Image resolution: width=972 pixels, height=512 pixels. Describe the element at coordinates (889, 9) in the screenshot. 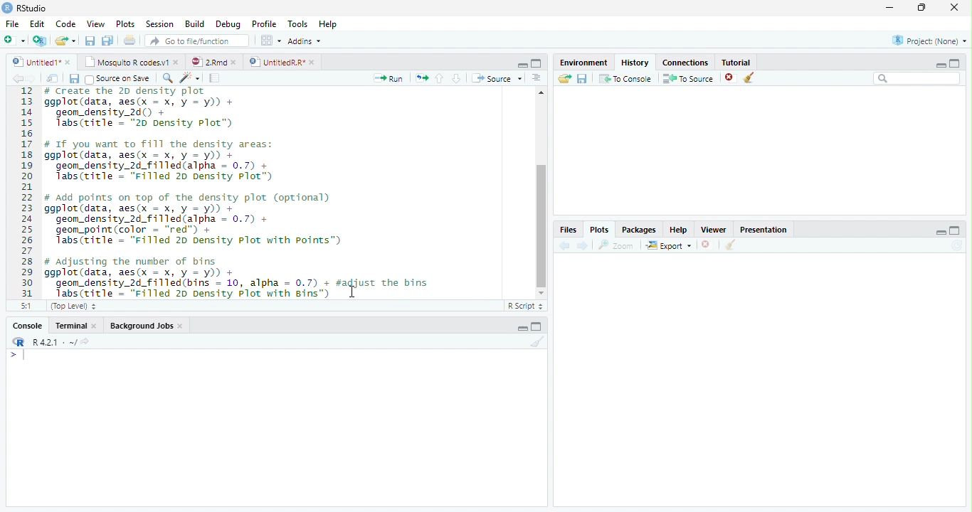

I see `minimize` at that location.